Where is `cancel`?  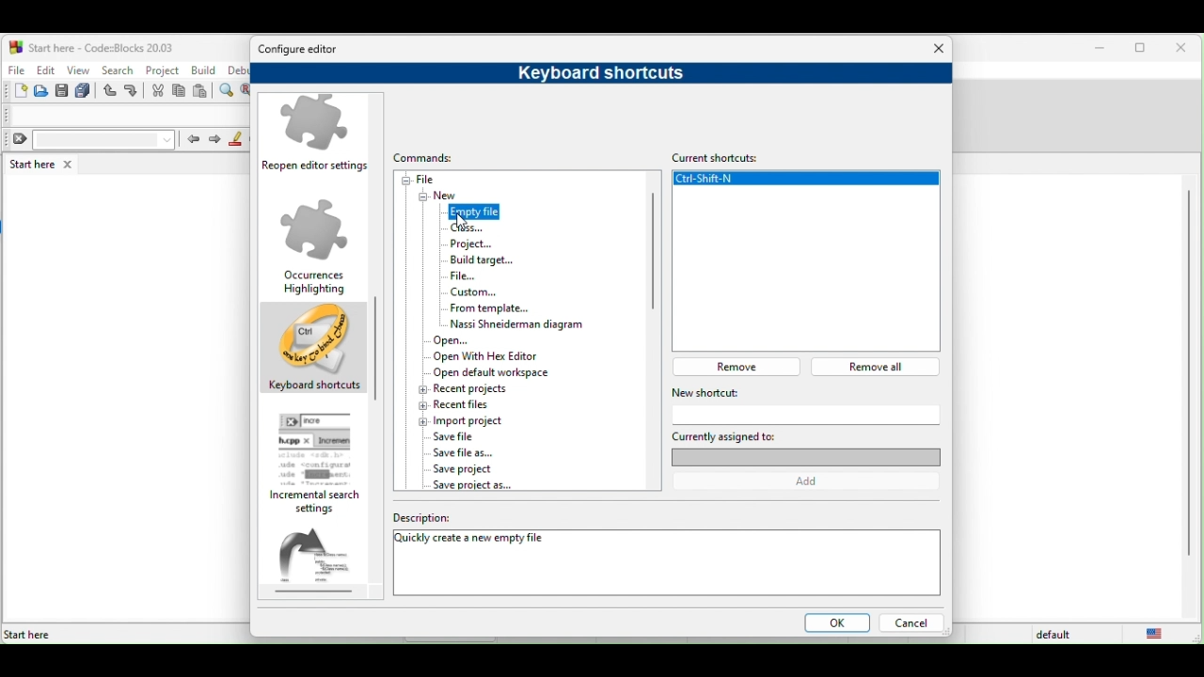 cancel is located at coordinates (911, 624).